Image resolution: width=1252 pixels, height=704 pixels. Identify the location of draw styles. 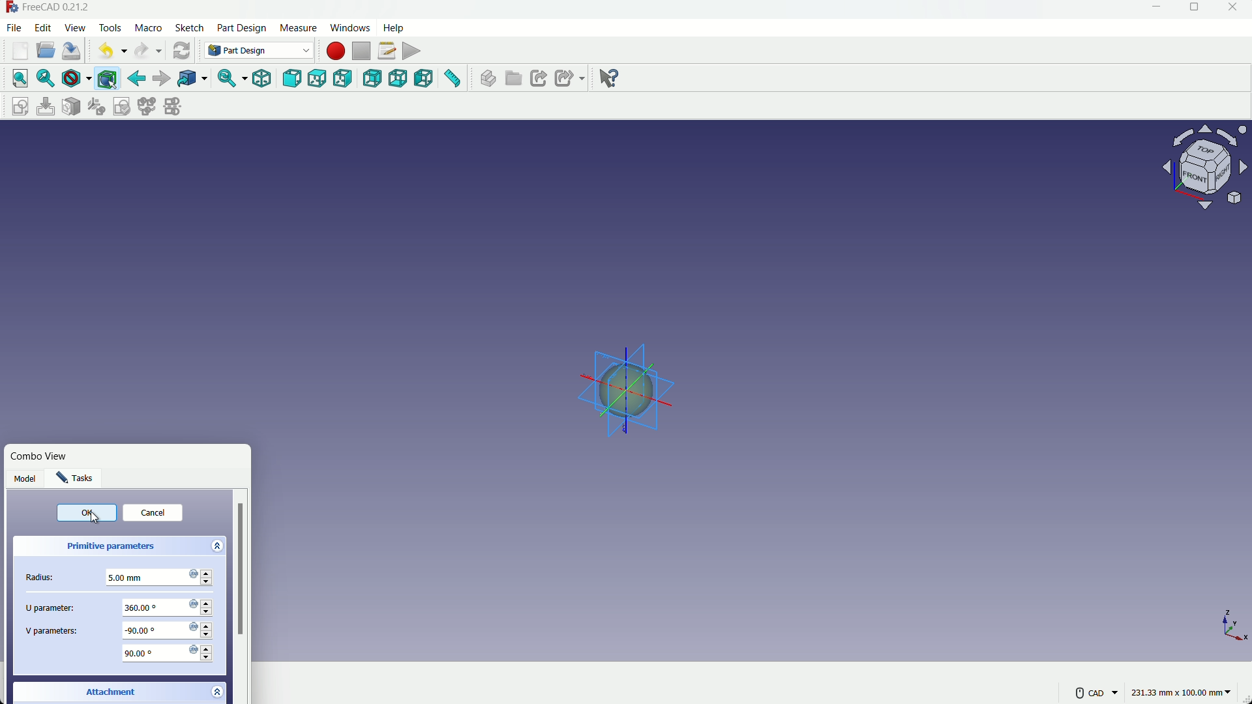
(76, 79).